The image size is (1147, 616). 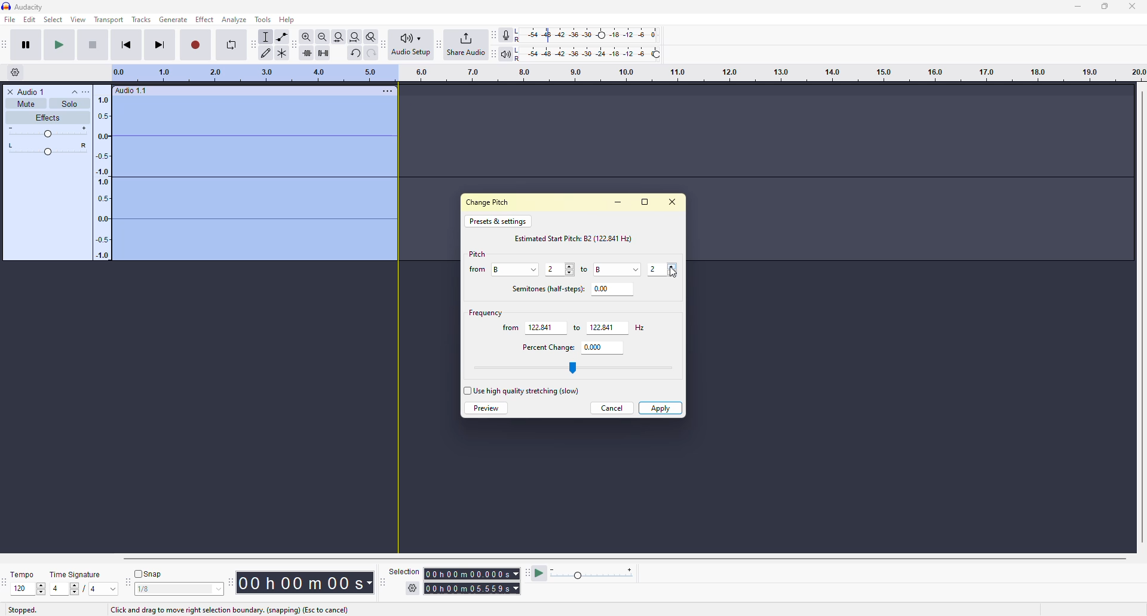 What do you see at coordinates (575, 367) in the screenshot?
I see `adjust` at bounding box center [575, 367].